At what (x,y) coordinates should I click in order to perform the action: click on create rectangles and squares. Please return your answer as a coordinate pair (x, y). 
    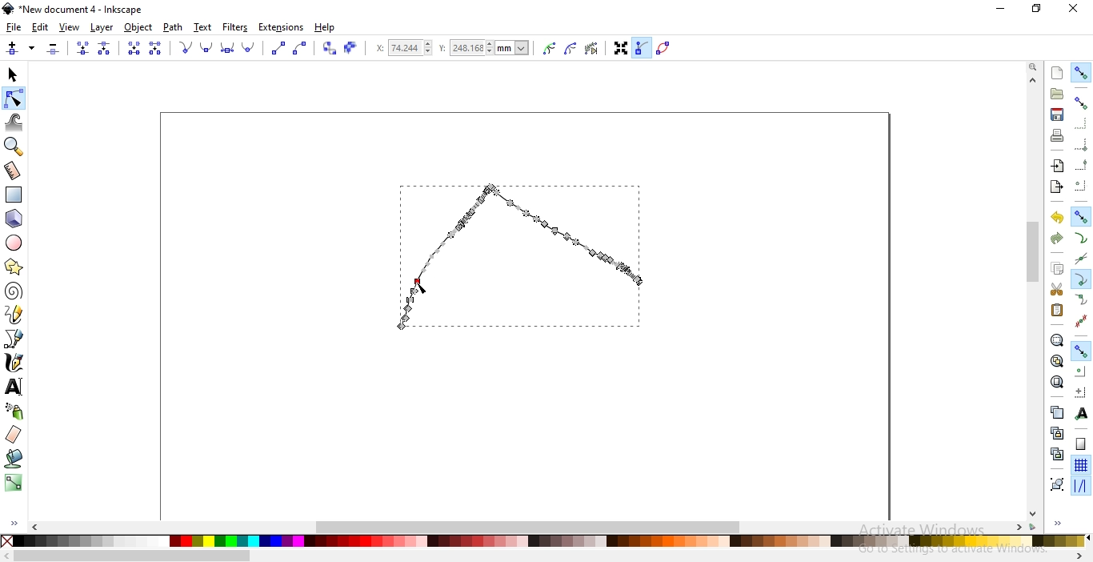
    Looking at the image, I should click on (13, 195).